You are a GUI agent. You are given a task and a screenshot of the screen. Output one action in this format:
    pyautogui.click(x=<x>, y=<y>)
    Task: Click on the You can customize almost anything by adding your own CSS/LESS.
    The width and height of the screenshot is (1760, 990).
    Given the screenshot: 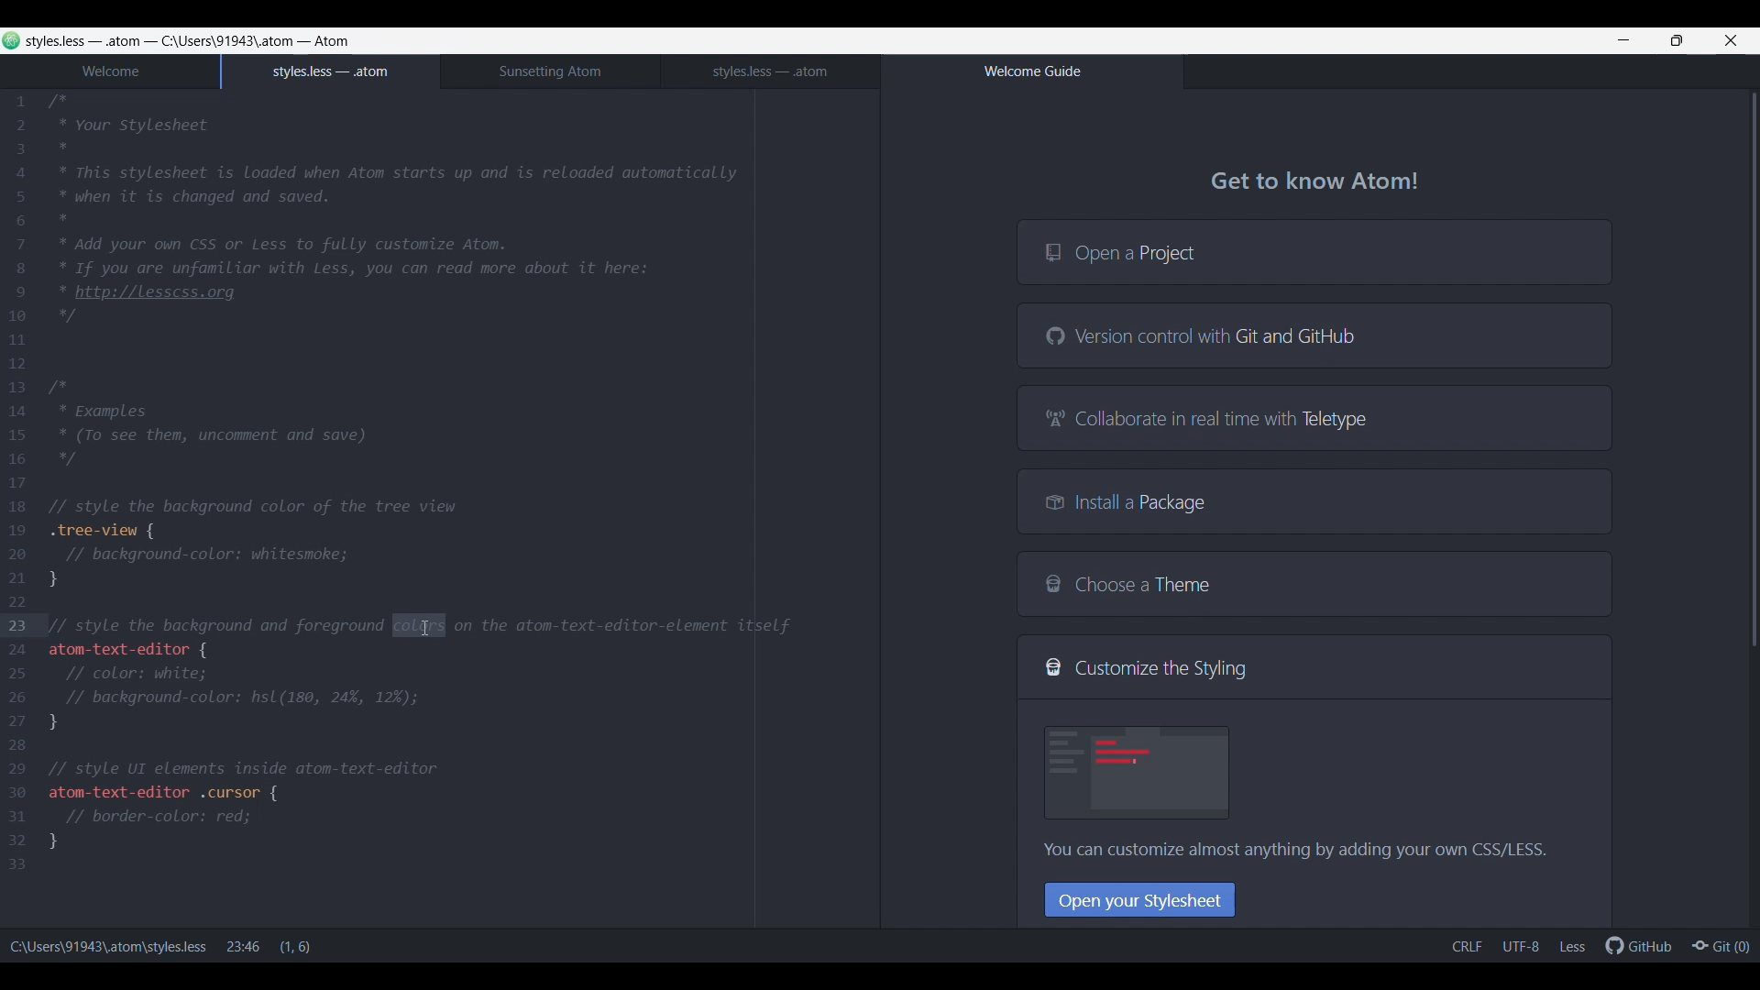 What is the action you would take?
    pyautogui.click(x=1292, y=852)
    